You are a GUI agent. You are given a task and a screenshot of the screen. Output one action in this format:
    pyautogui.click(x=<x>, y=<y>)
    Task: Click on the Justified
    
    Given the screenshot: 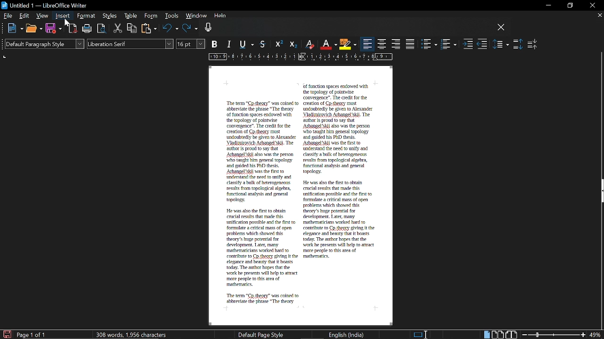 What is the action you would take?
    pyautogui.click(x=411, y=44)
    